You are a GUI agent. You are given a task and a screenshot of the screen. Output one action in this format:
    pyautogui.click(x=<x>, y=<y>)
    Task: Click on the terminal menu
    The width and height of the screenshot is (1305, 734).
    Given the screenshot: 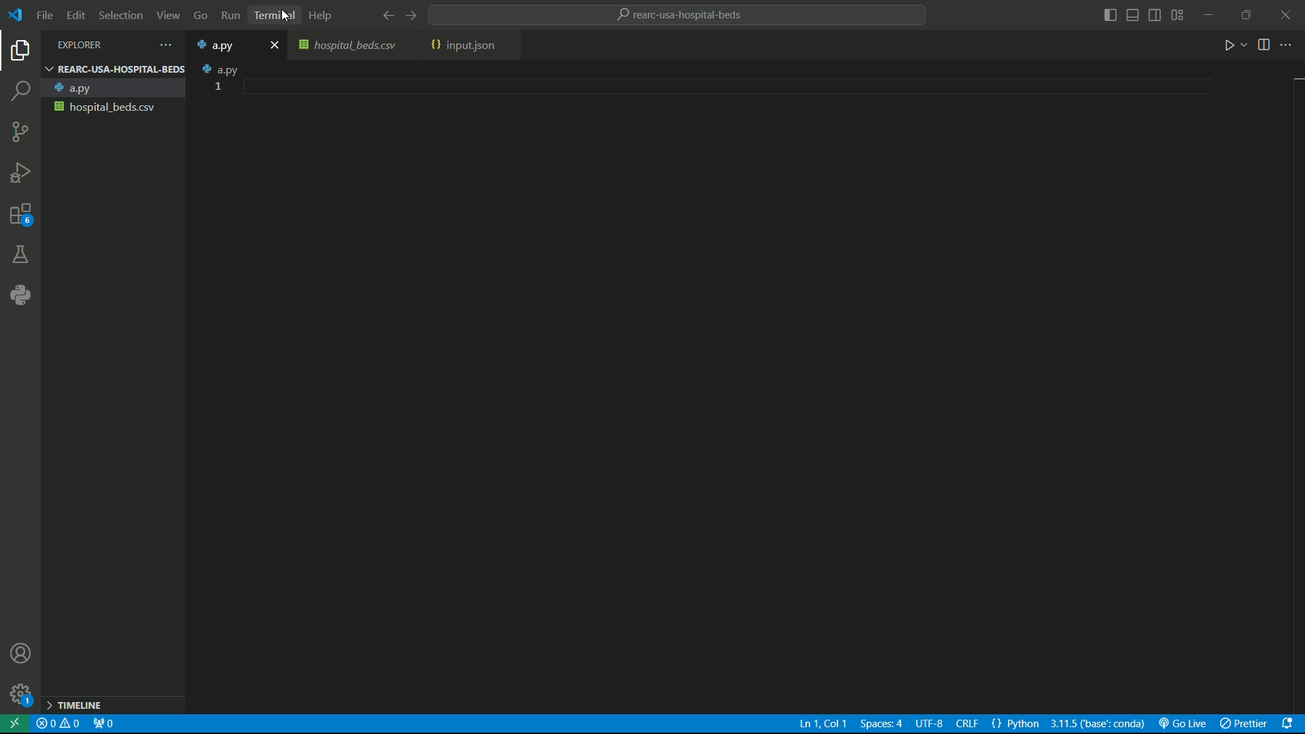 What is the action you would take?
    pyautogui.click(x=273, y=14)
    